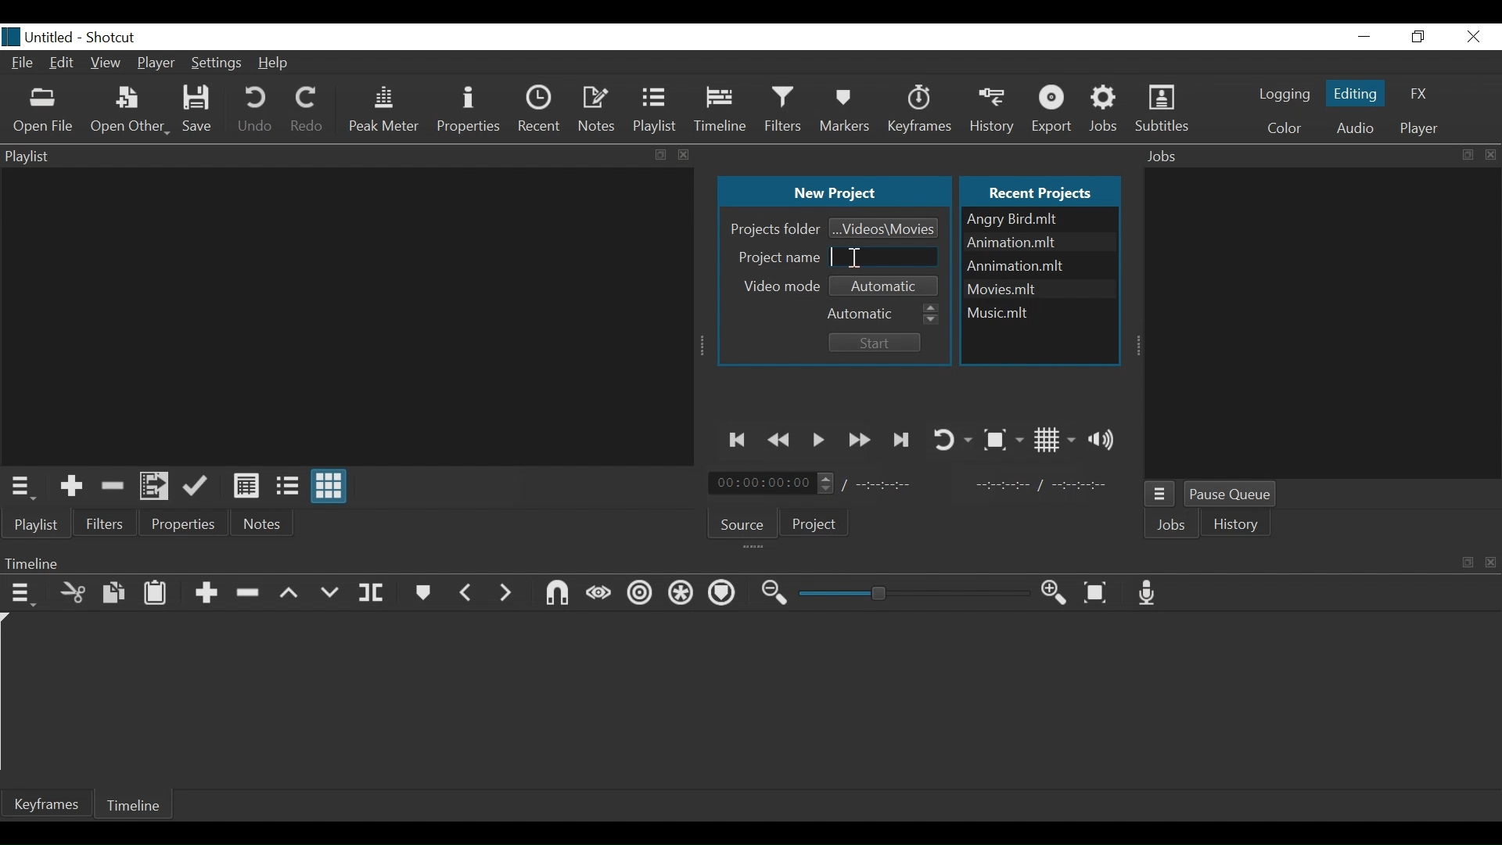 The image size is (1502, 845). I want to click on Keyframe, so click(48, 804).